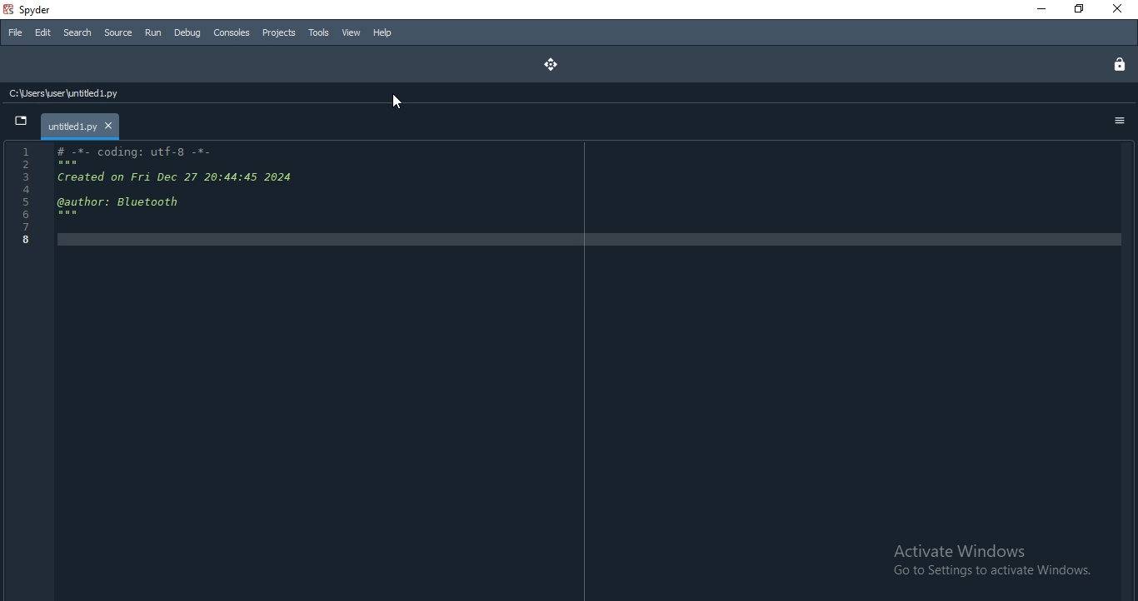 The height and width of the screenshot is (601, 1138). Describe the element at coordinates (398, 101) in the screenshot. I see `cursor` at that location.